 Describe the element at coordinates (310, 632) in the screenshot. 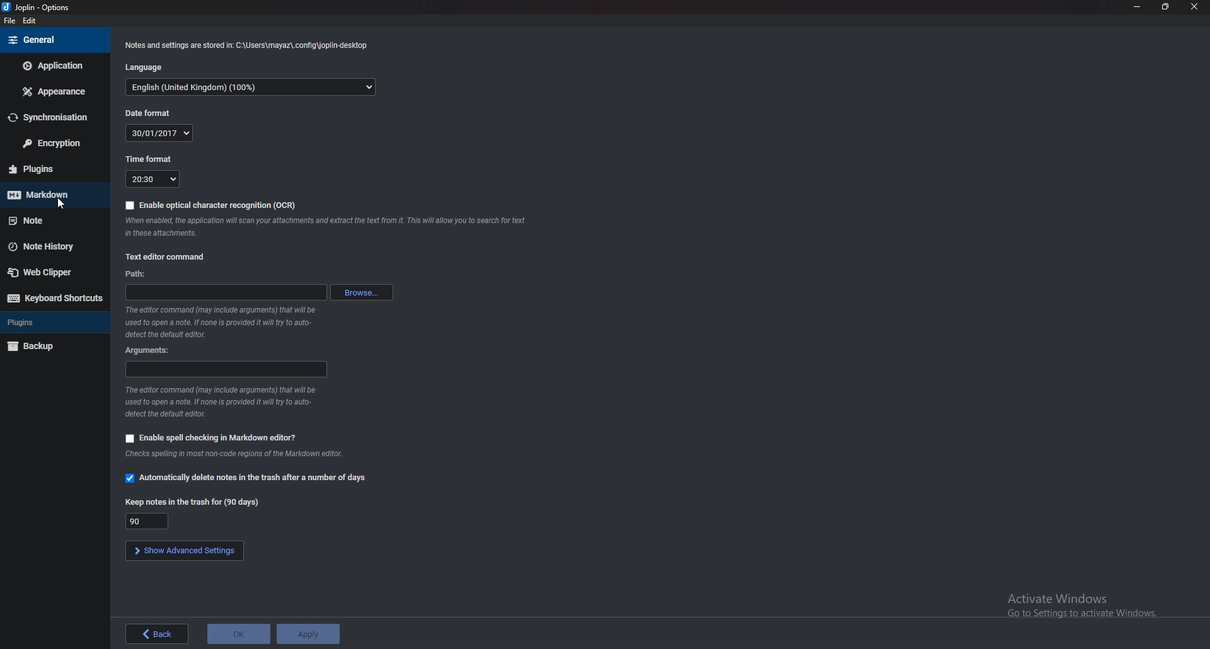

I see `apply` at that location.